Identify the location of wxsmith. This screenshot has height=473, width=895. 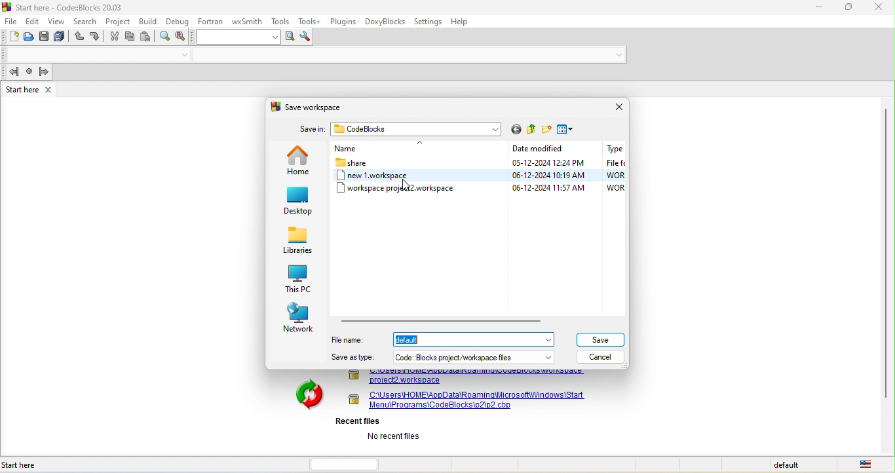
(248, 20).